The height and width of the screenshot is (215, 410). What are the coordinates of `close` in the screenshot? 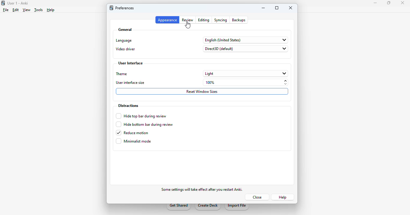 It's located at (259, 197).